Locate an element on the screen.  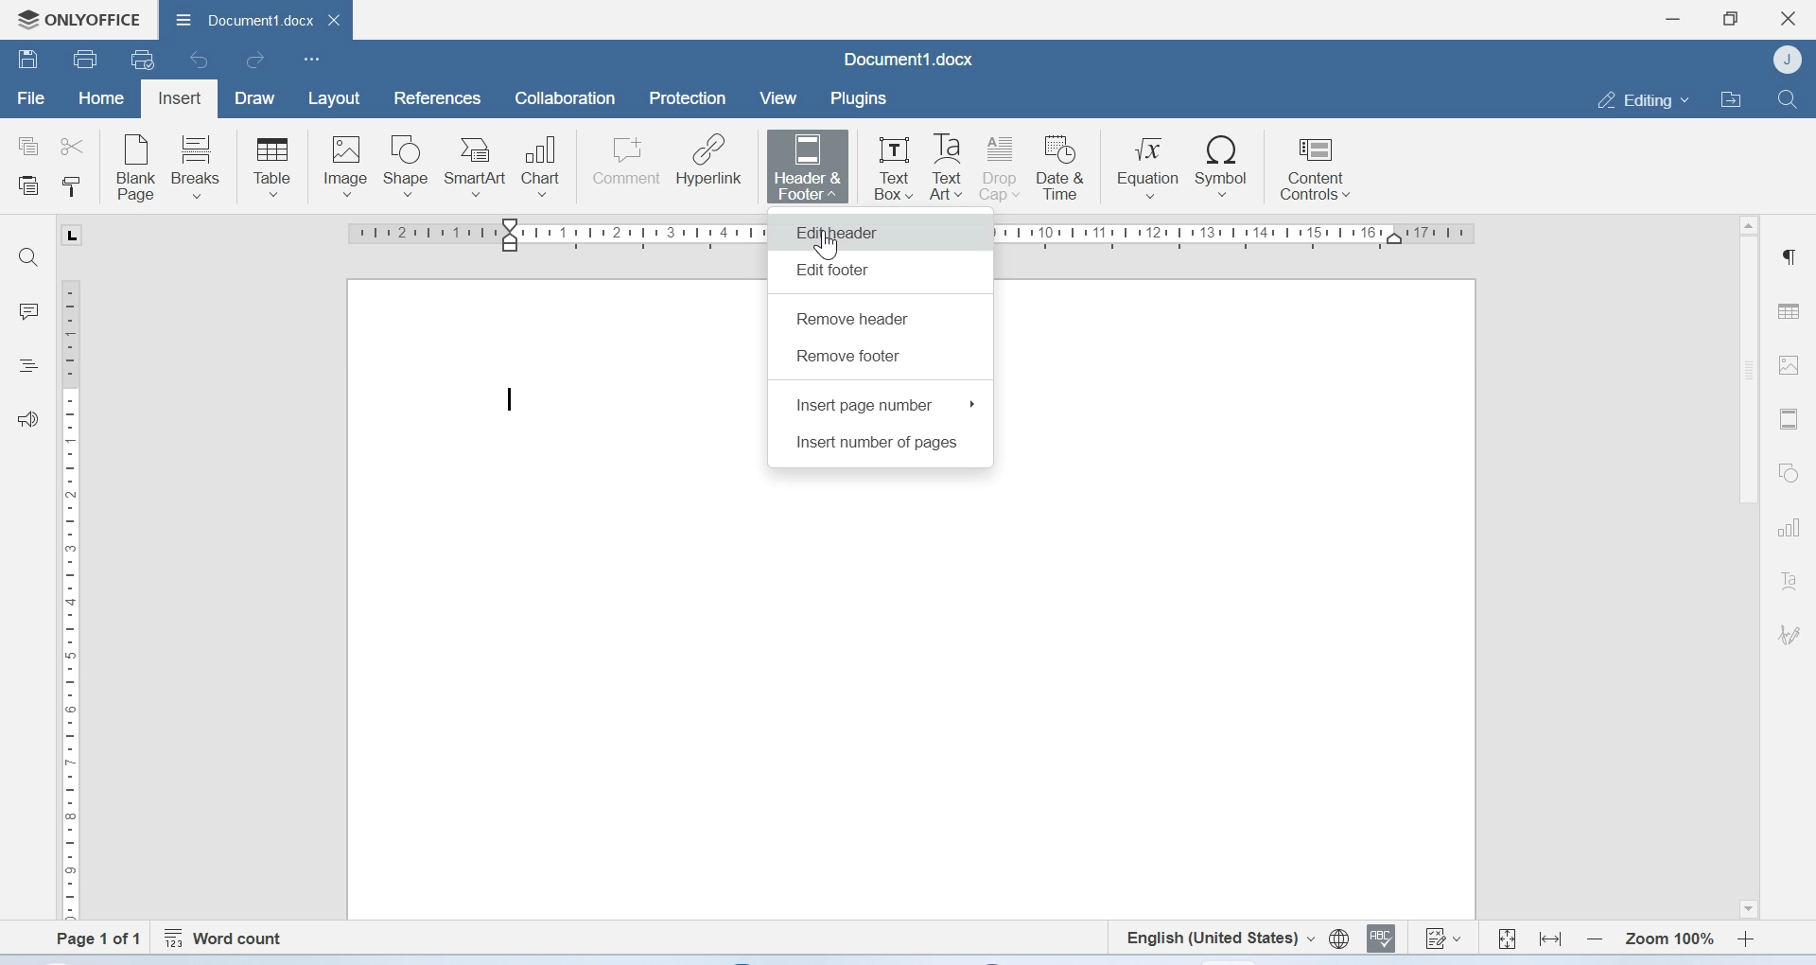
Print file is located at coordinates (84, 58).